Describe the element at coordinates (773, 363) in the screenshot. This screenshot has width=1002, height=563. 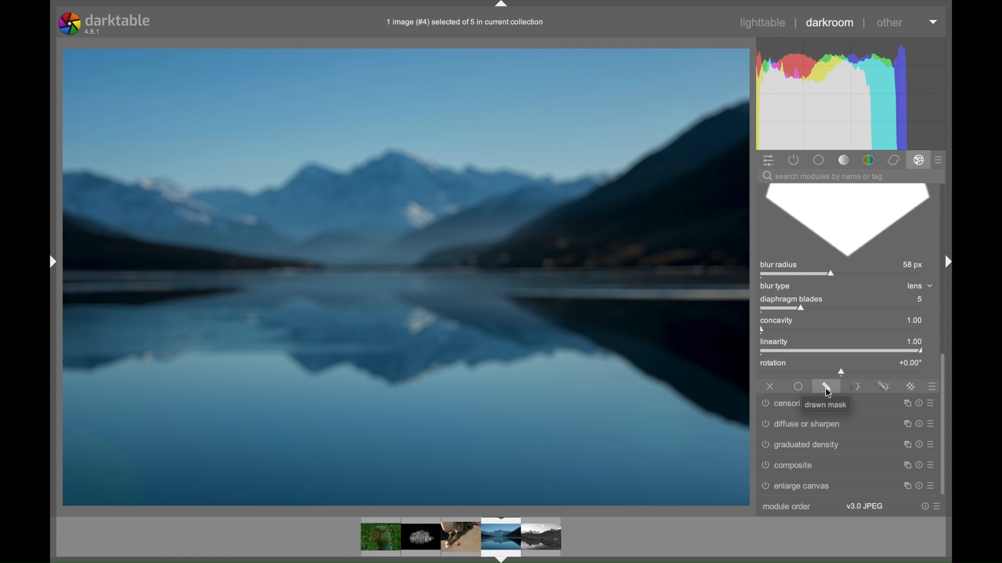
I see `rotation` at that location.